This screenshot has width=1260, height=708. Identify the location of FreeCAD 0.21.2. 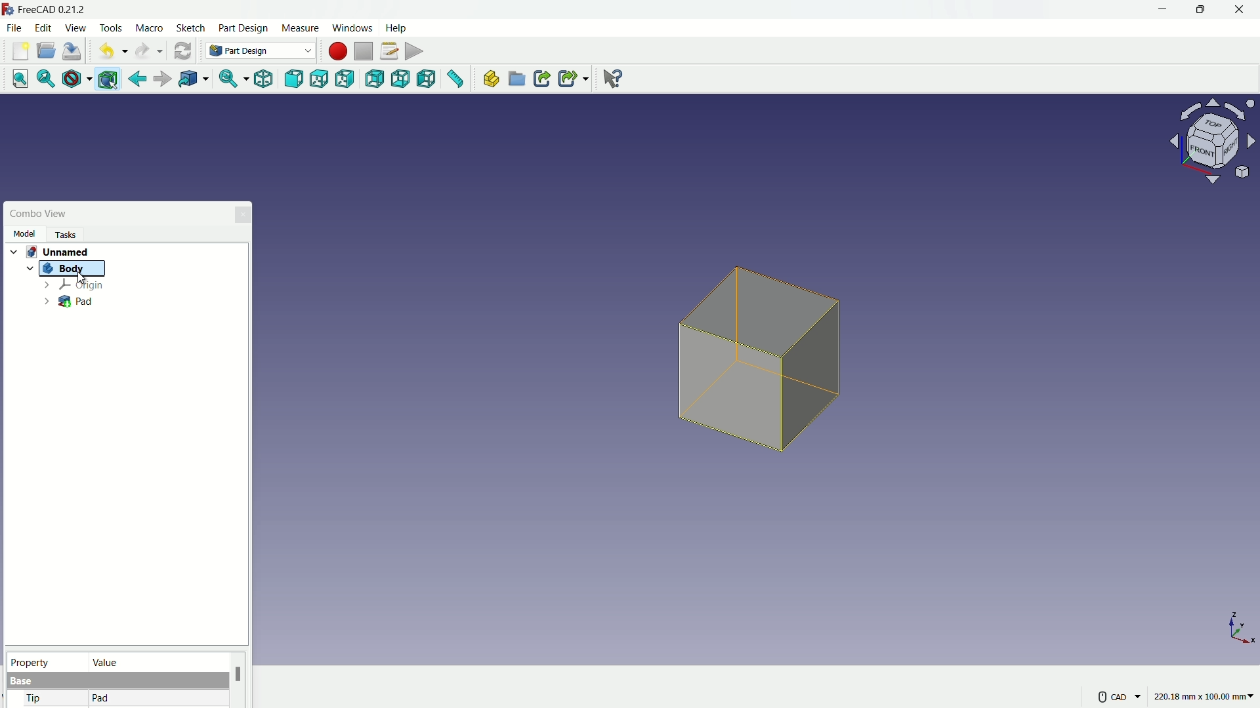
(46, 9).